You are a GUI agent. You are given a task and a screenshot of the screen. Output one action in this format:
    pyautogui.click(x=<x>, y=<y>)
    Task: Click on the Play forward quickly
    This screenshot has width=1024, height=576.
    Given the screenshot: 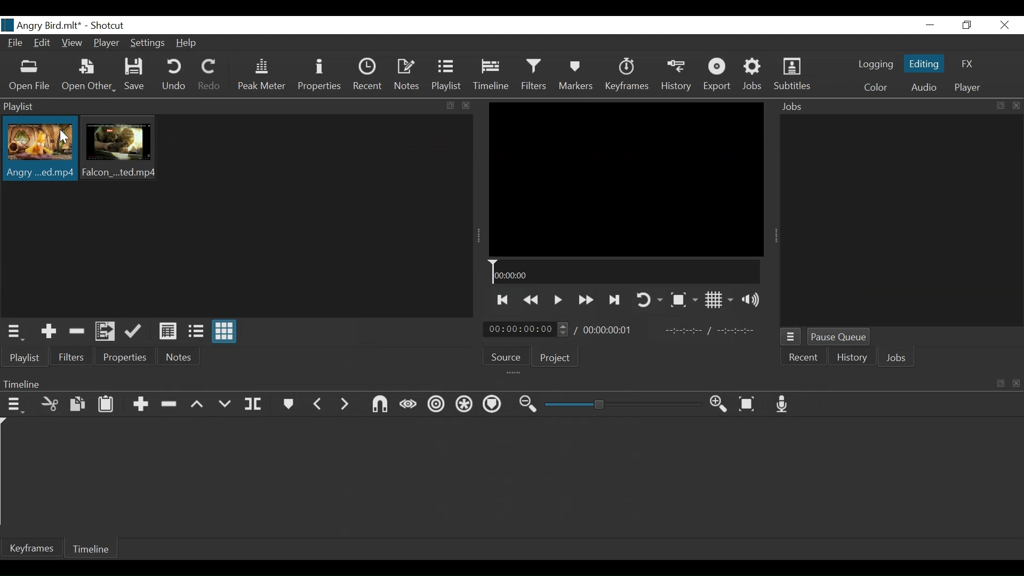 What is the action you would take?
    pyautogui.click(x=585, y=300)
    